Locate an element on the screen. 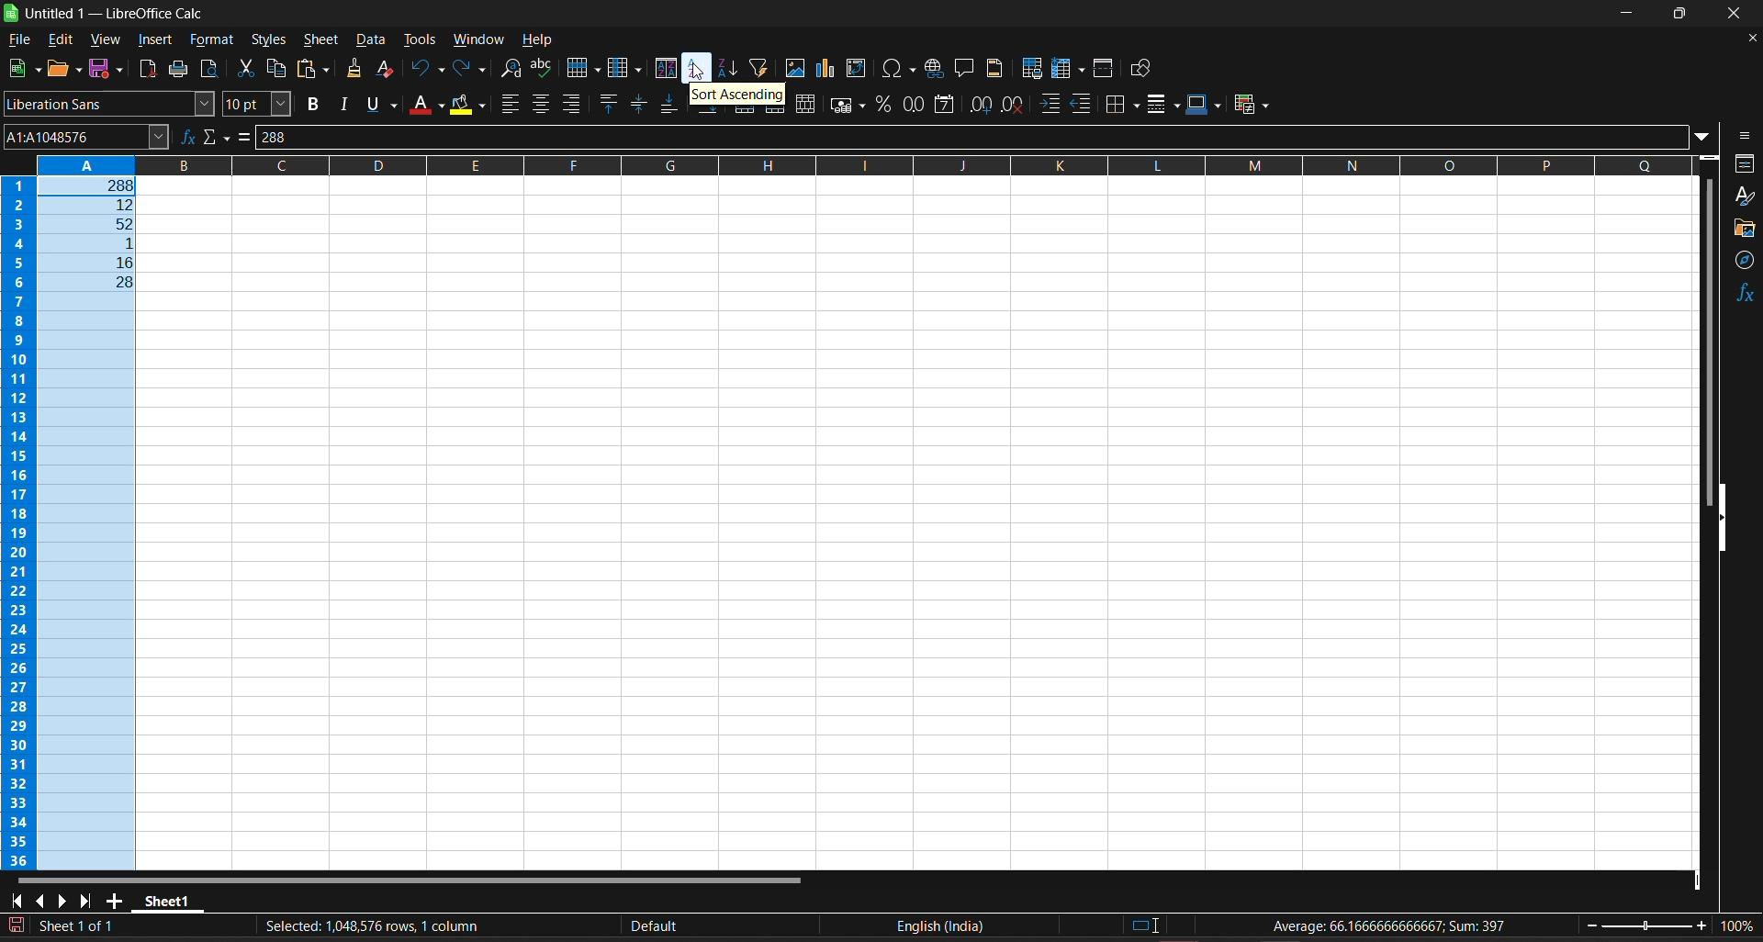 The image size is (1763, 942). horizontal scroll bar is located at coordinates (411, 878).